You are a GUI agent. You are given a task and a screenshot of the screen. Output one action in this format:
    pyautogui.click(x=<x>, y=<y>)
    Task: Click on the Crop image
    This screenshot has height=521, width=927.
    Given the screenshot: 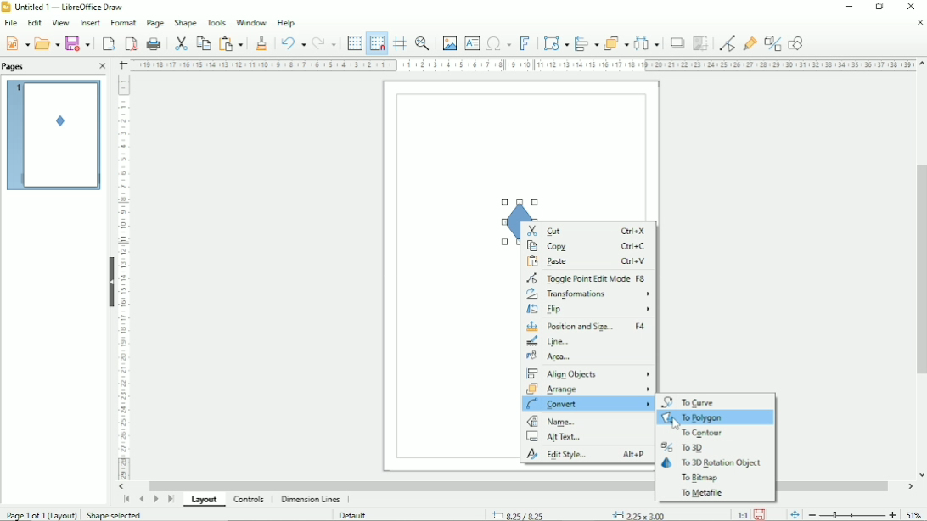 What is the action you would take?
    pyautogui.click(x=699, y=44)
    